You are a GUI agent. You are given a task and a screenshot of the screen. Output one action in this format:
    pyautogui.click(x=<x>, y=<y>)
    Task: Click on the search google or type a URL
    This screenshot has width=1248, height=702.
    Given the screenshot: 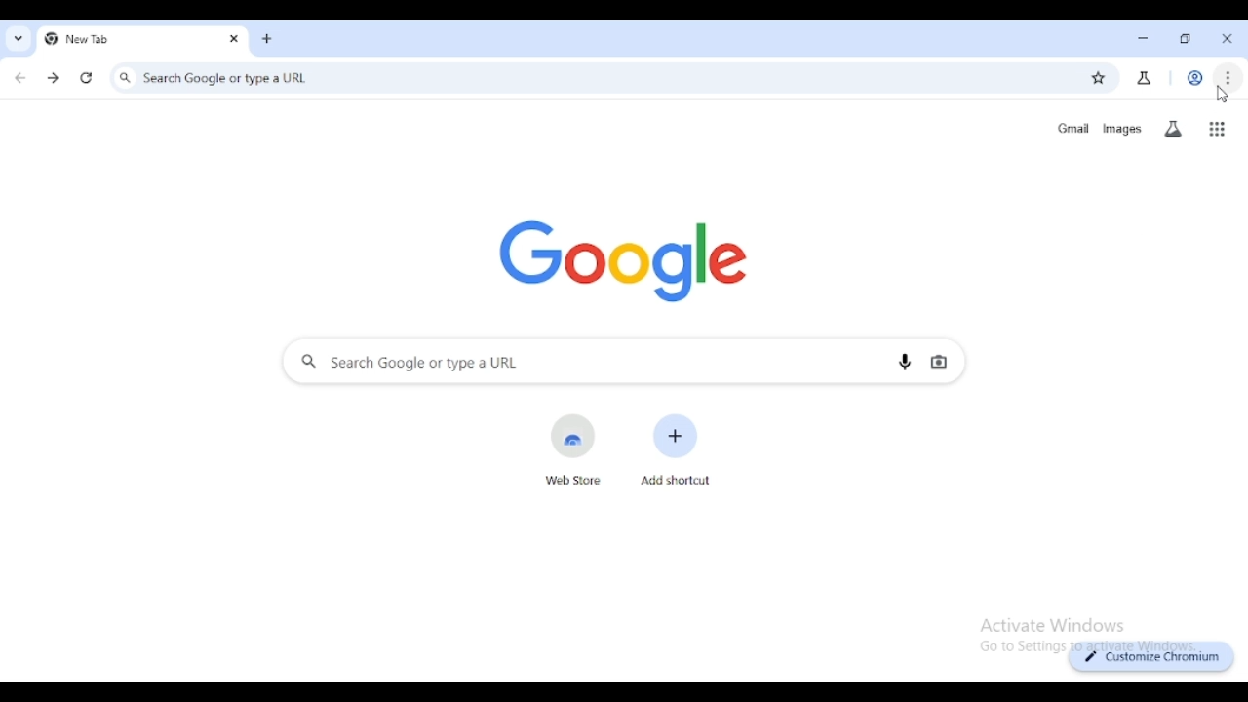 What is the action you would take?
    pyautogui.click(x=572, y=362)
    